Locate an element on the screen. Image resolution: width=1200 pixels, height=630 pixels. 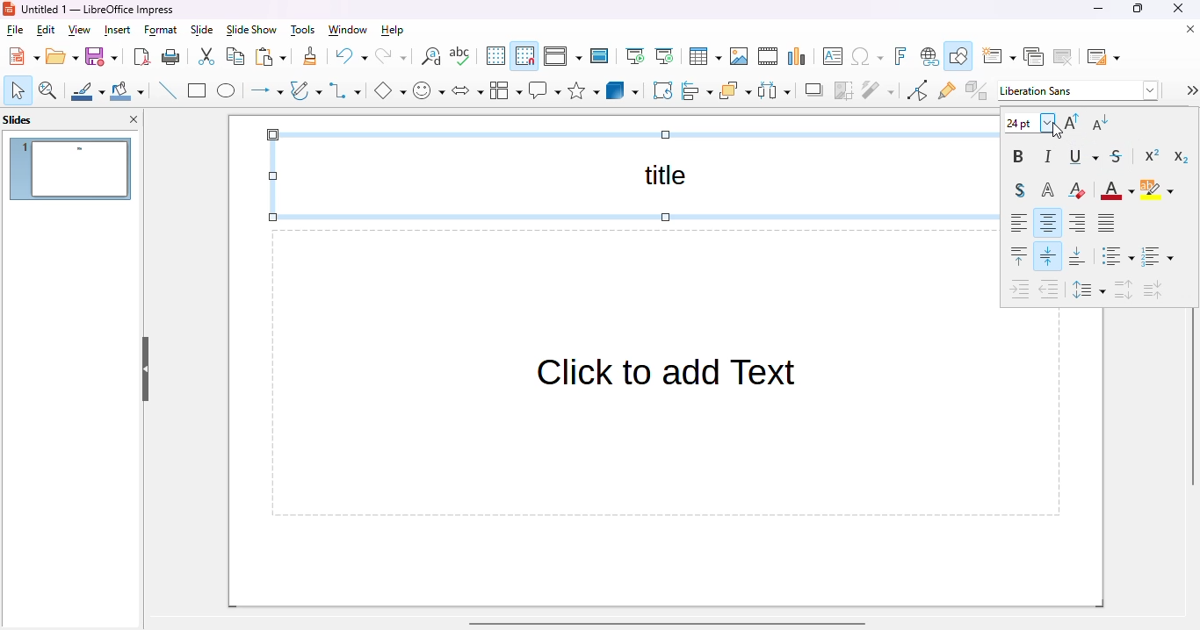
callout shapes is located at coordinates (545, 90).